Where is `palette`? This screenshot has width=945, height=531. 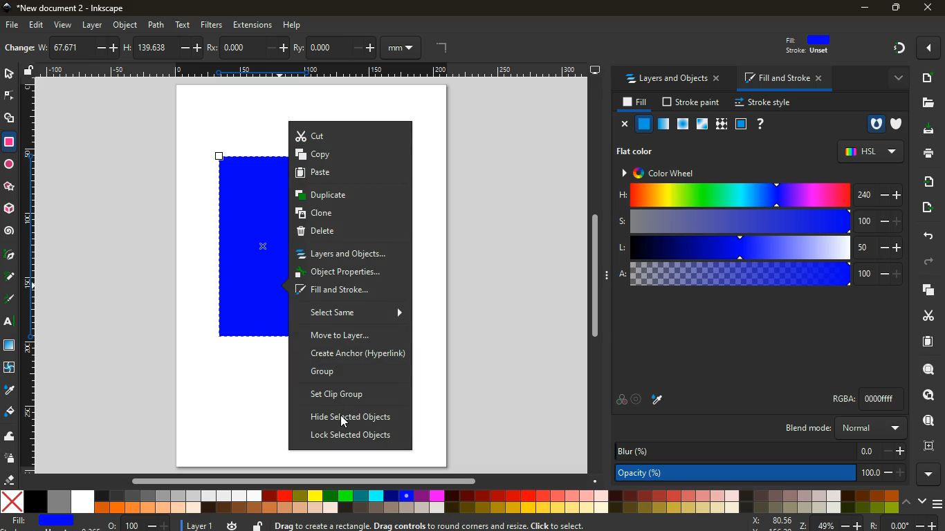
palette is located at coordinates (621, 401).